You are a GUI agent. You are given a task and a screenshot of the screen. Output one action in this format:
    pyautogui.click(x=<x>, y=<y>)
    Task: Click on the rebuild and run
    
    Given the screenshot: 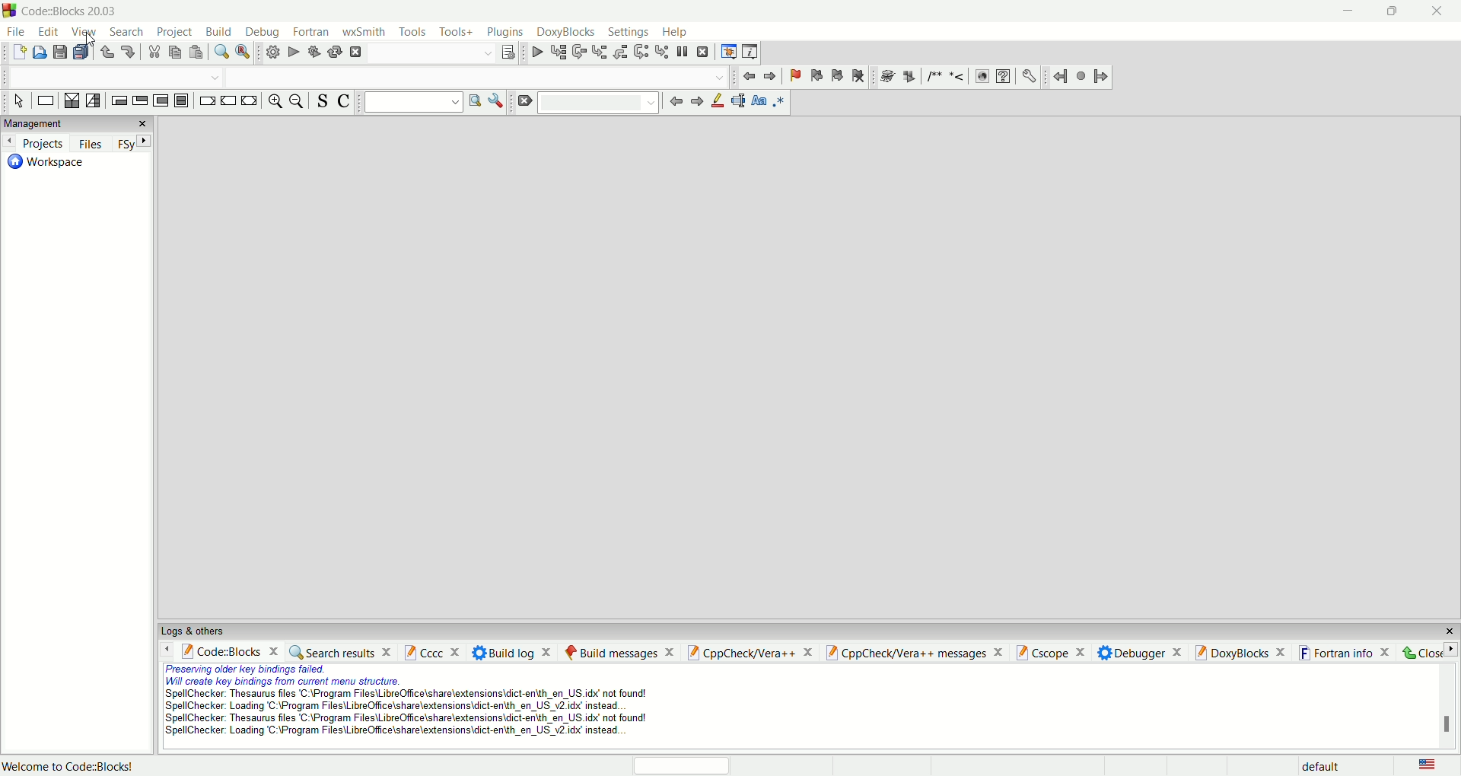 What is the action you would take?
    pyautogui.click(x=313, y=52)
    